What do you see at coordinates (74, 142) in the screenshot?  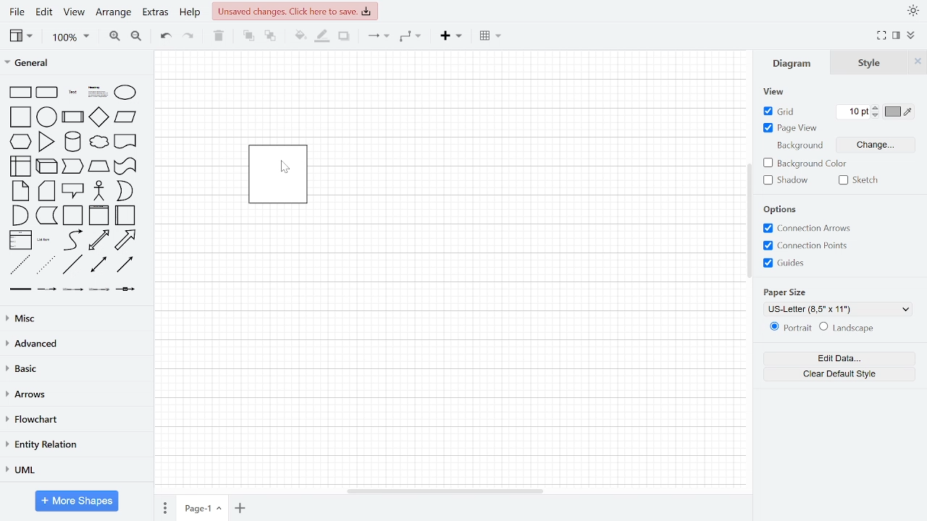 I see `cylinder` at bounding box center [74, 142].